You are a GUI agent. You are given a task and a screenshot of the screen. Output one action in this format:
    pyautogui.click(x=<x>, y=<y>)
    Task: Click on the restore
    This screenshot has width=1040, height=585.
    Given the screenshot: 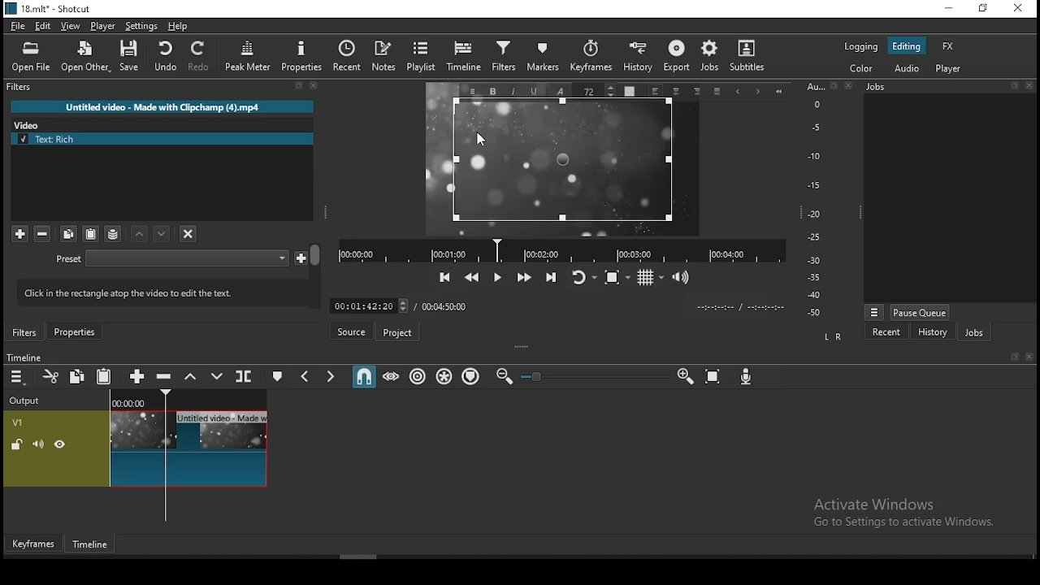 What is the action you would take?
    pyautogui.click(x=985, y=7)
    